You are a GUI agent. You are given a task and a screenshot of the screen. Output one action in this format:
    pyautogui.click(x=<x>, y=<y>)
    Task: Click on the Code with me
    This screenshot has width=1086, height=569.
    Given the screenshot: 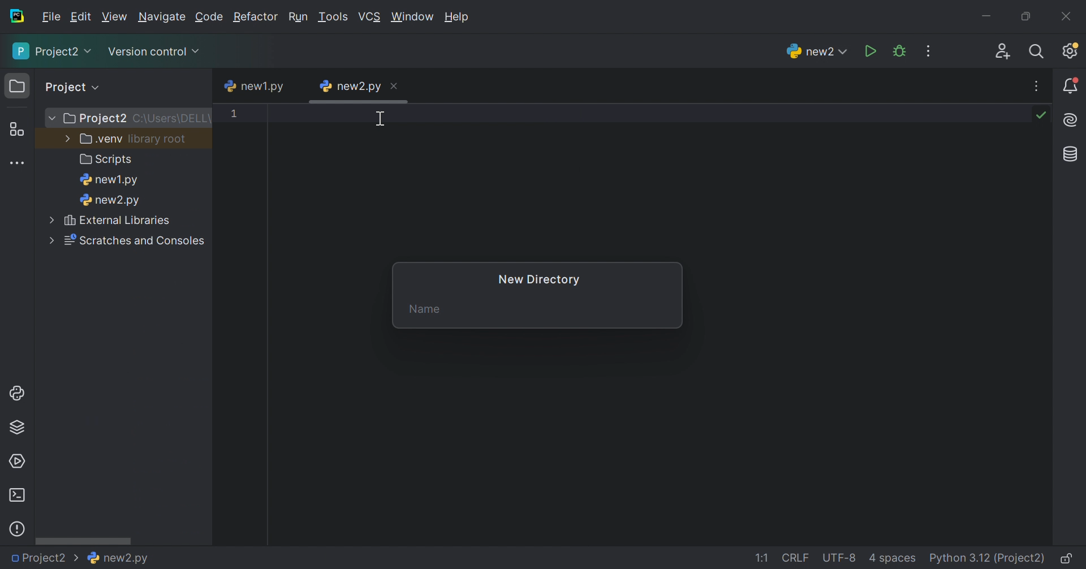 What is the action you would take?
    pyautogui.click(x=1002, y=52)
    